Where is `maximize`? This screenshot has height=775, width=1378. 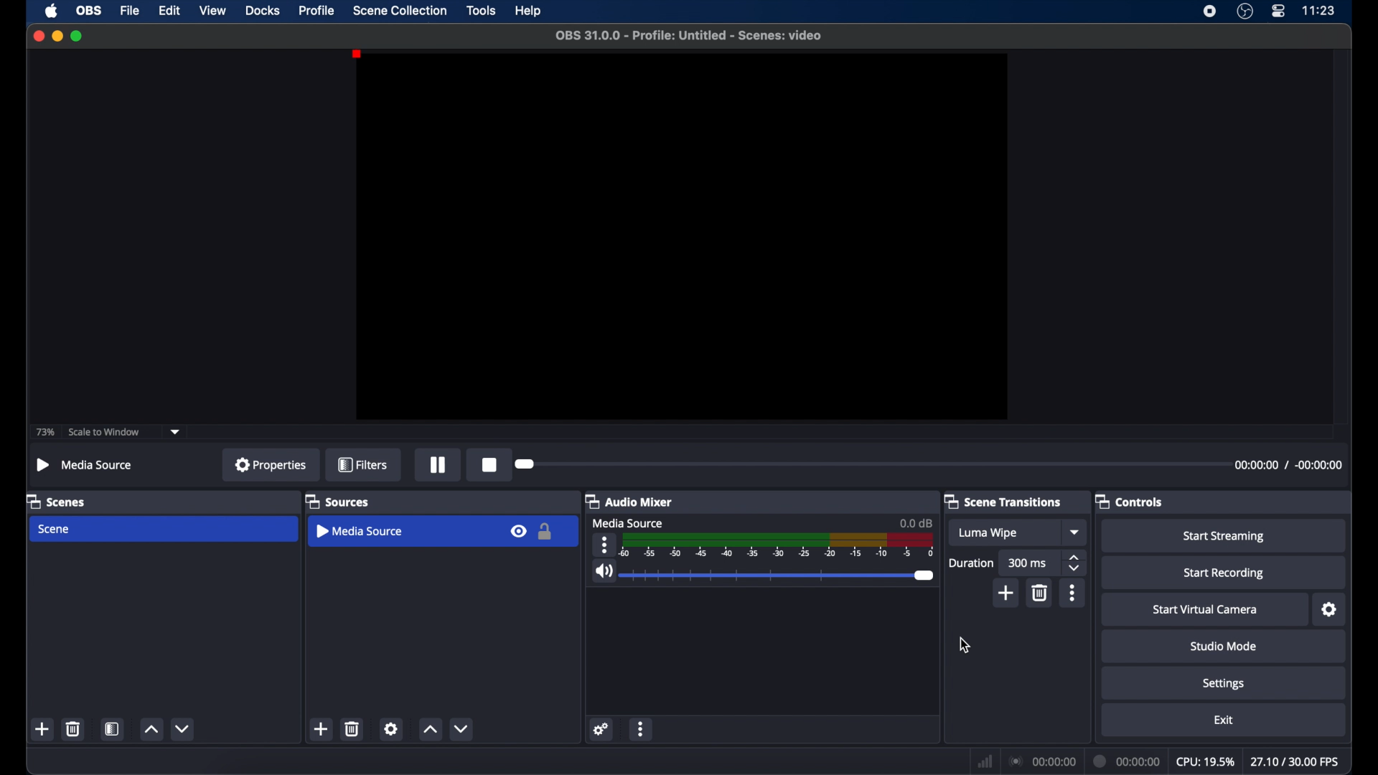 maximize is located at coordinates (78, 36).